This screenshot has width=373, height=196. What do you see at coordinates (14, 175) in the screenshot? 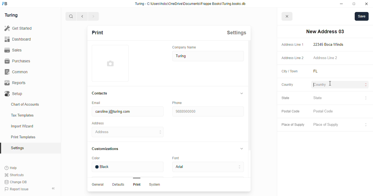
I see `shortcuts` at bounding box center [14, 175].